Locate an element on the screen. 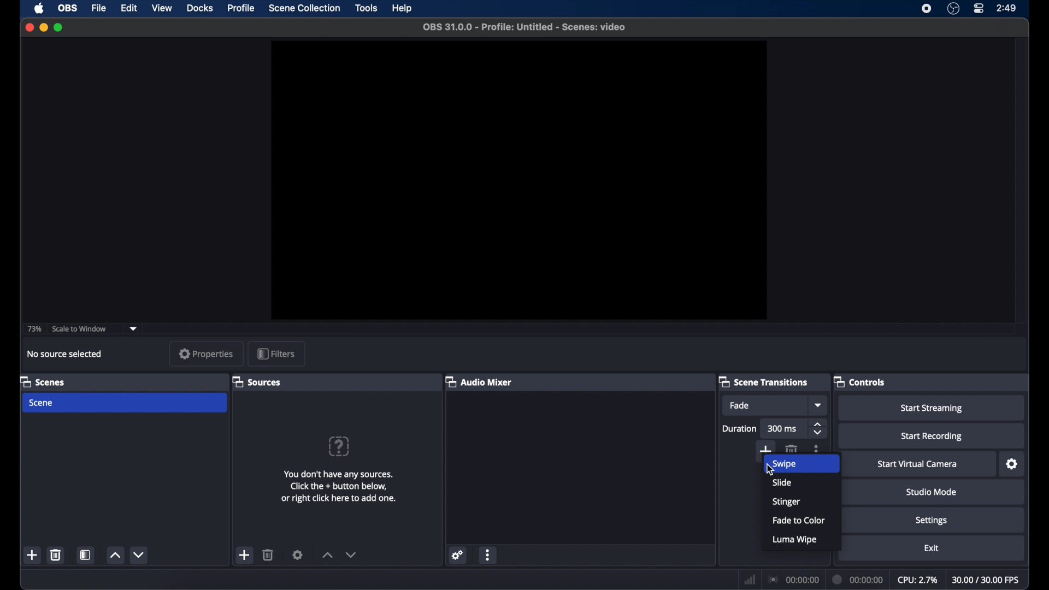 This screenshot has height=590, width=1049. cursor is located at coordinates (768, 470).